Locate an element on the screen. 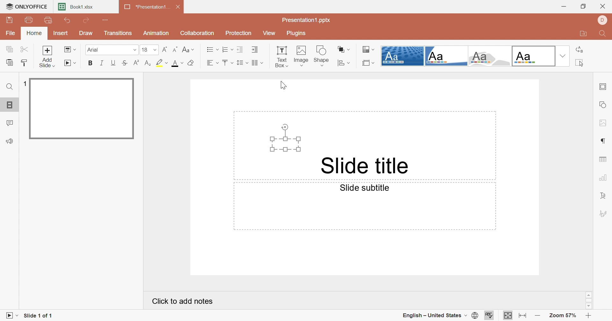 Image resolution: width=612 pixels, height=321 pixels. Slide 1 of 1 is located at coordinates (39, 316).